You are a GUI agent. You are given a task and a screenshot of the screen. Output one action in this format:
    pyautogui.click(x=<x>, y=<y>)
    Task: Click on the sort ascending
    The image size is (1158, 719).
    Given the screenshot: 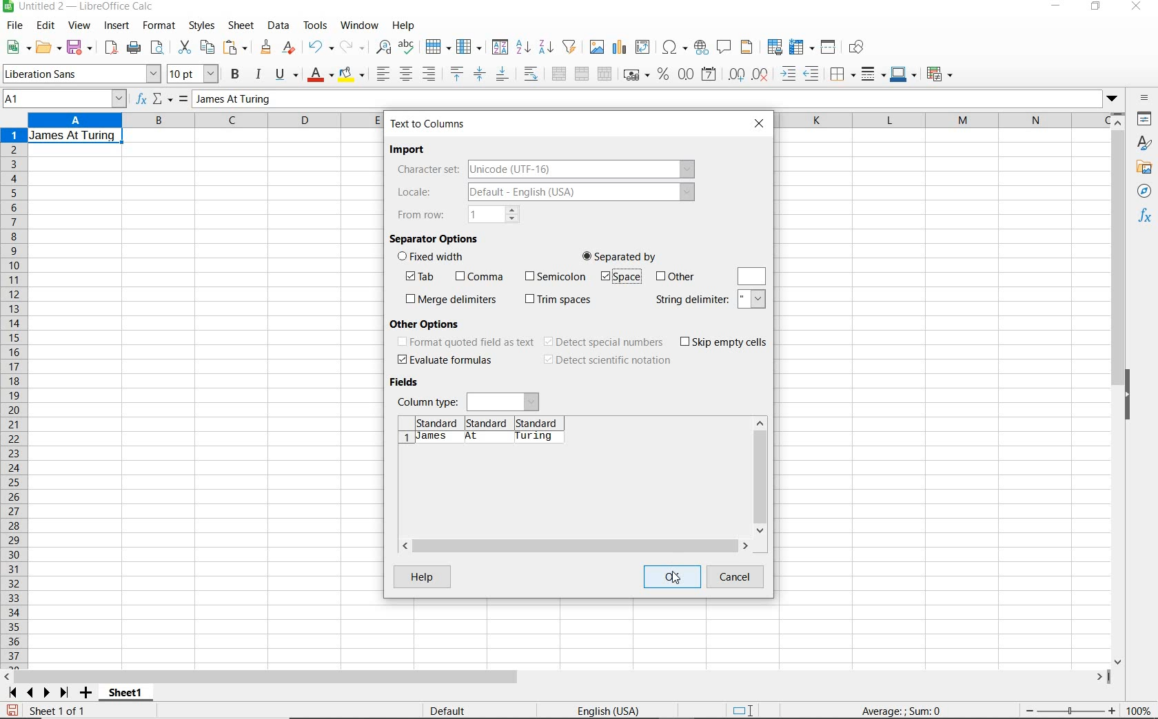 What is the action you would take?
    pyautogui.click(x=522, y=48)
    